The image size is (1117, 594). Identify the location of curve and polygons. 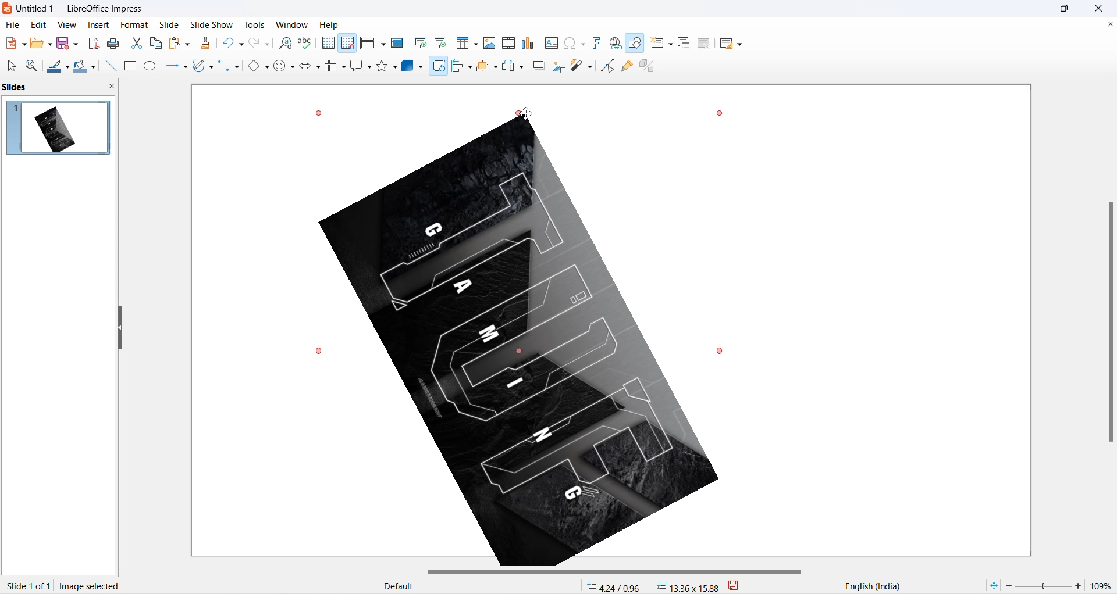
(200, 67).